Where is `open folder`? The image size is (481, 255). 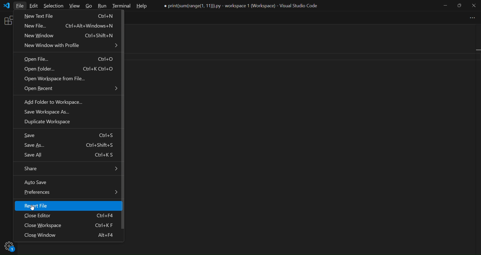 open folder is located at coordinates (68, 69).